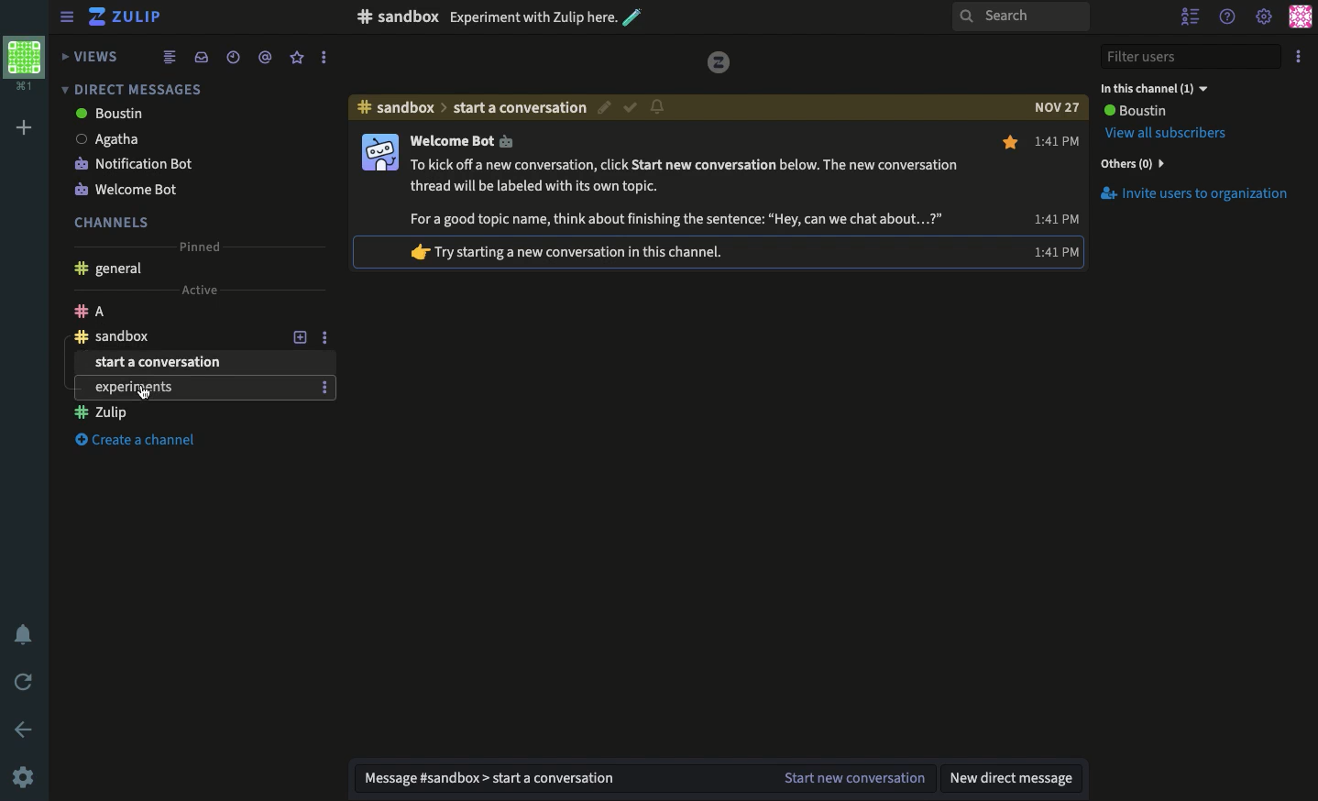 Image resolution: width=1318 pixels, height=801 pixels. What do you see at coordinates (1192, 18) in the screenshot?
I see `Hide users list` at bounding box center [1192, 18].